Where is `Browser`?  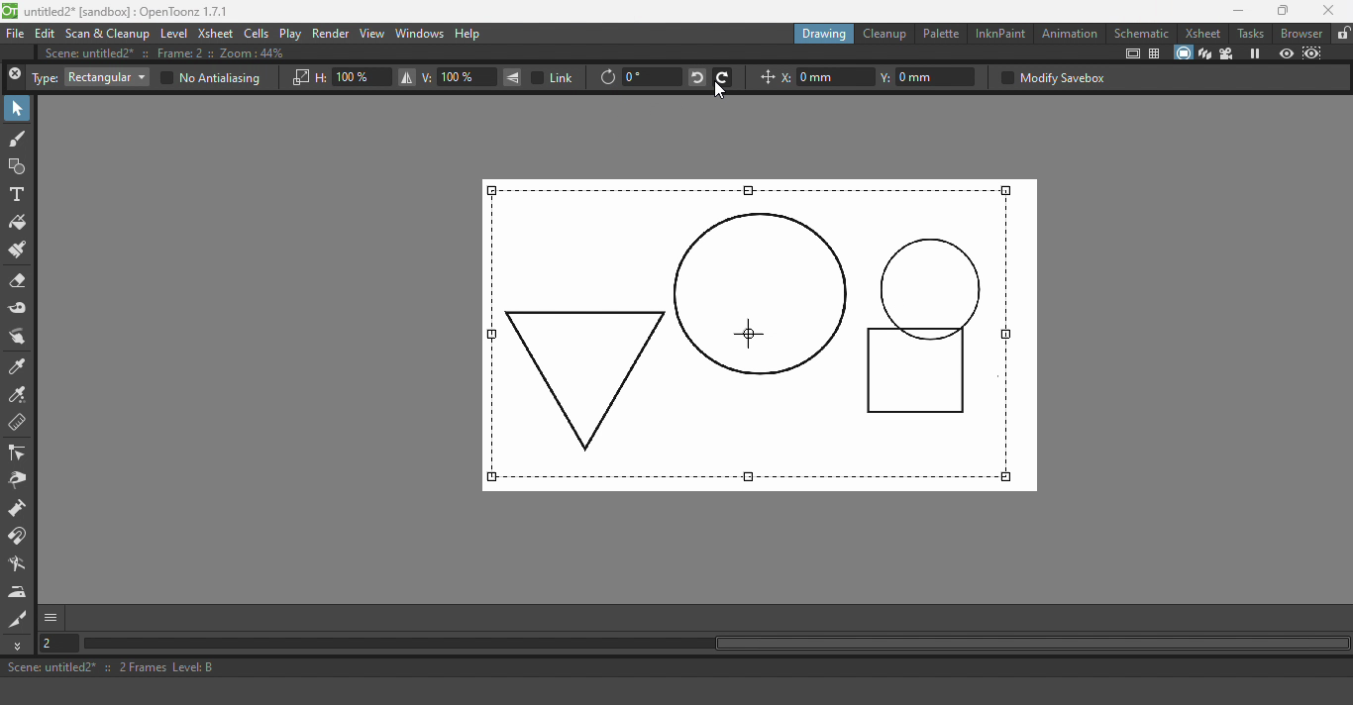 Browser is located at coordinates (1300, 33).